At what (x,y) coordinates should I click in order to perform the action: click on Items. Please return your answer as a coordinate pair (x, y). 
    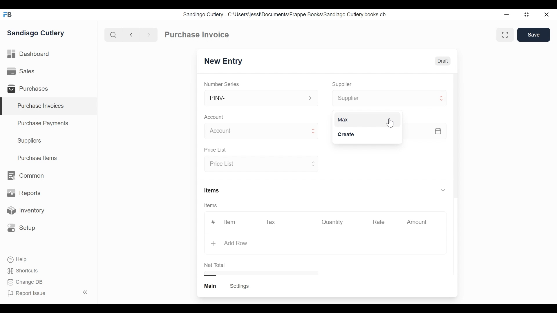
    Looking at the image, I should click on (213, 206).